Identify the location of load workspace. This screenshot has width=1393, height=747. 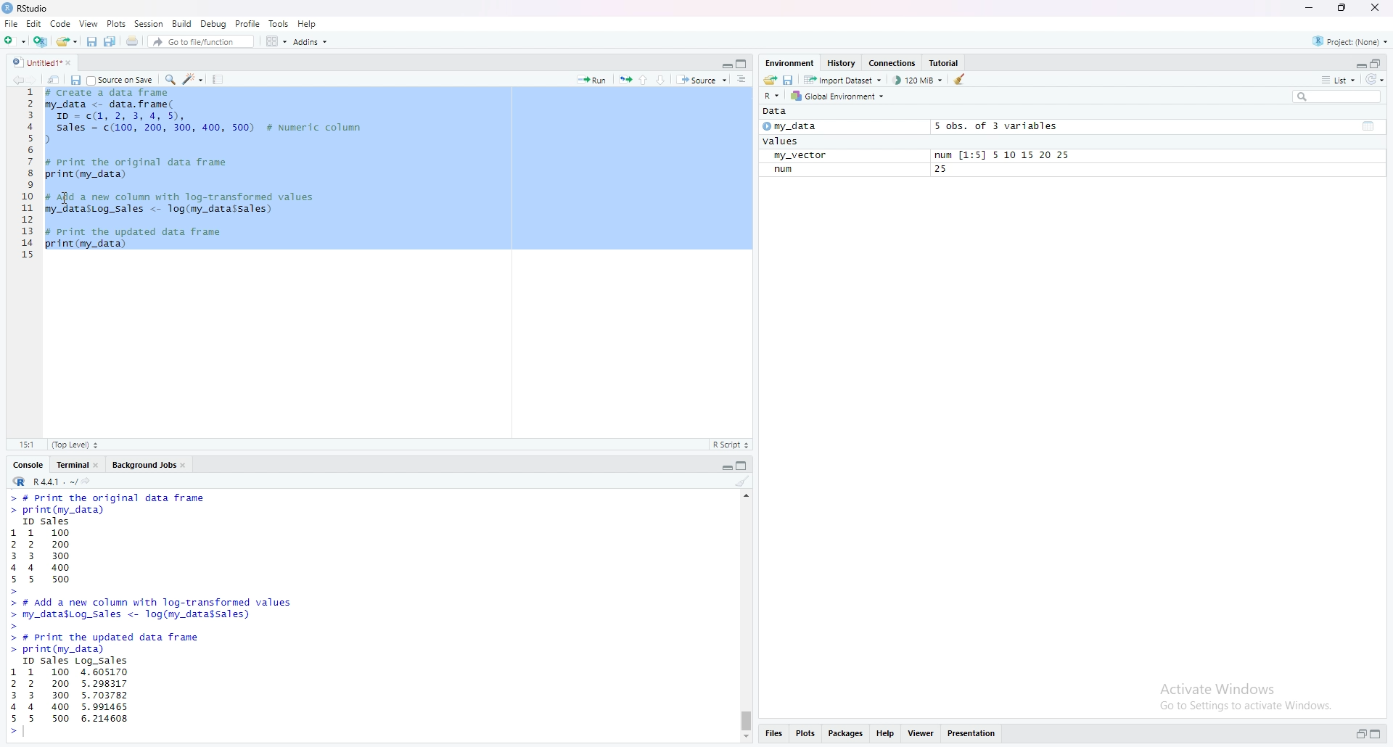
(768, 80).